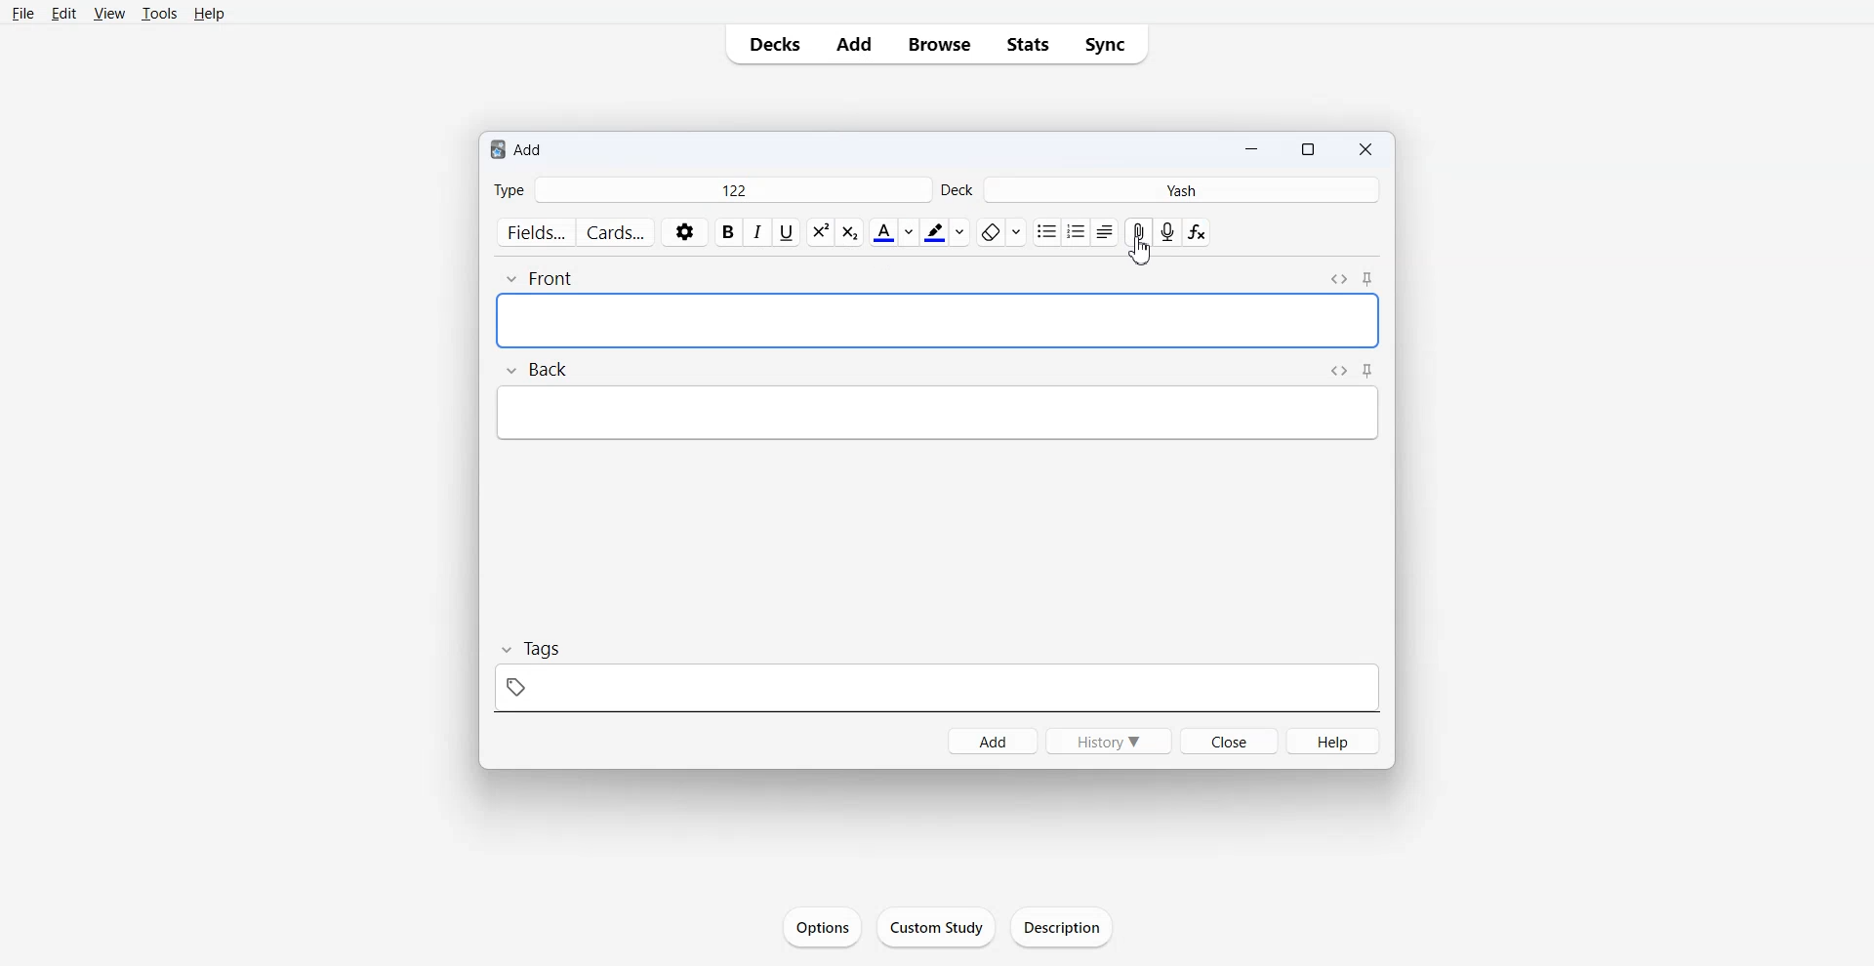  I want to click on typing space, so click(937, 322).